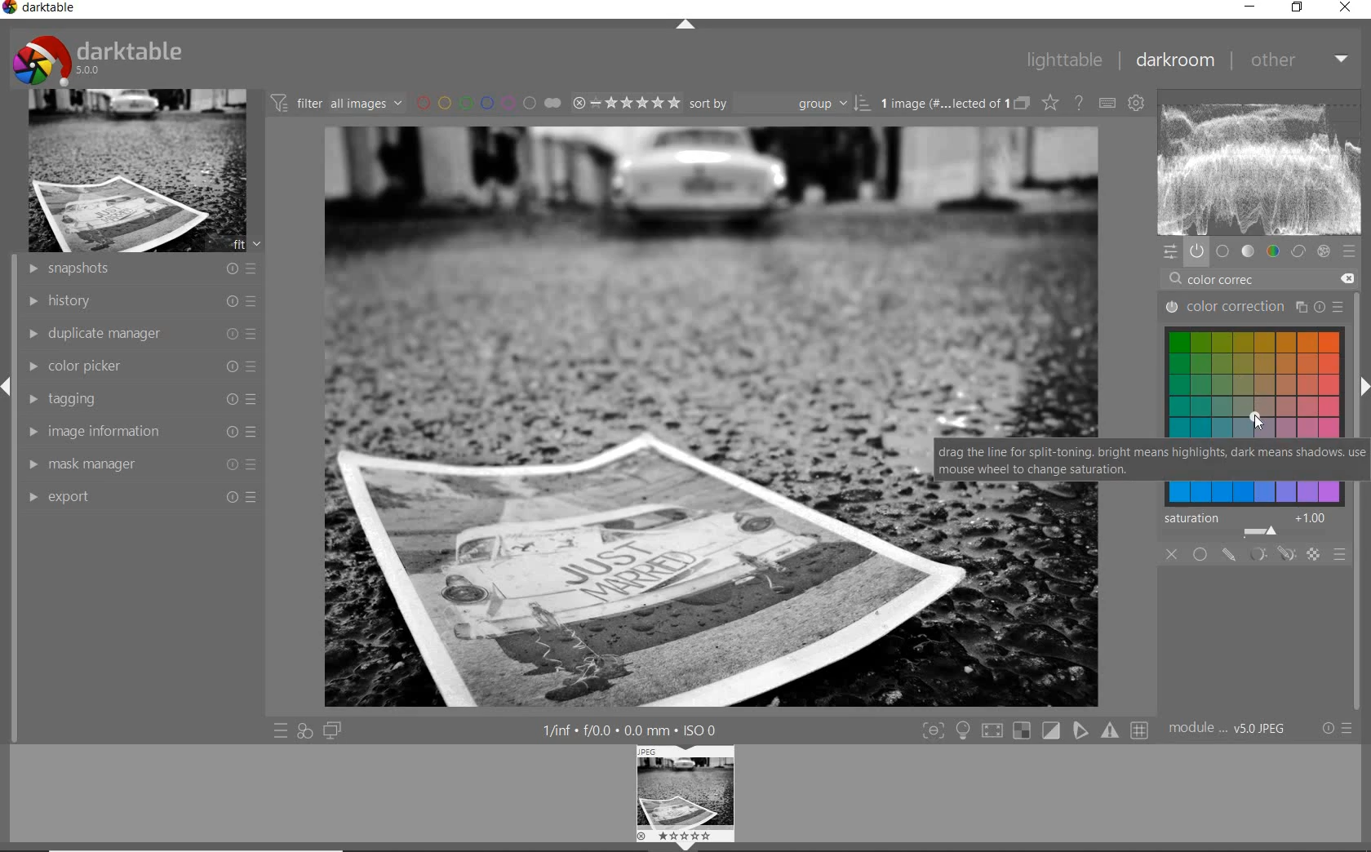 The width and height of the screenshot is (1371, 852). What do you see at coordinates (1250, 6) in the screenshot?
I see `minimize` at bounding box center [1250, 6].